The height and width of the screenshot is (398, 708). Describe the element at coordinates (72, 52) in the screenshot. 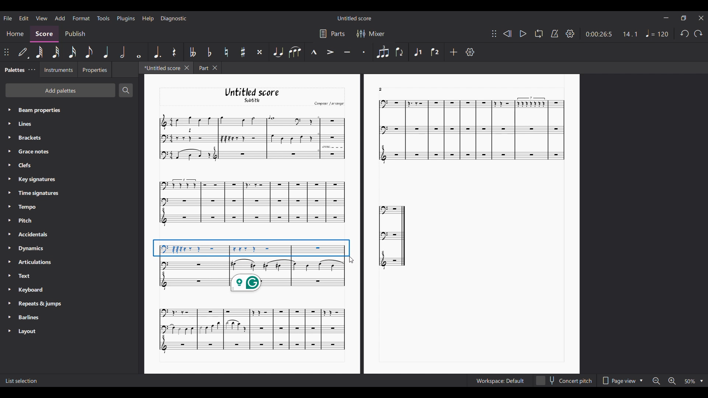

I see `16th note` at that location.